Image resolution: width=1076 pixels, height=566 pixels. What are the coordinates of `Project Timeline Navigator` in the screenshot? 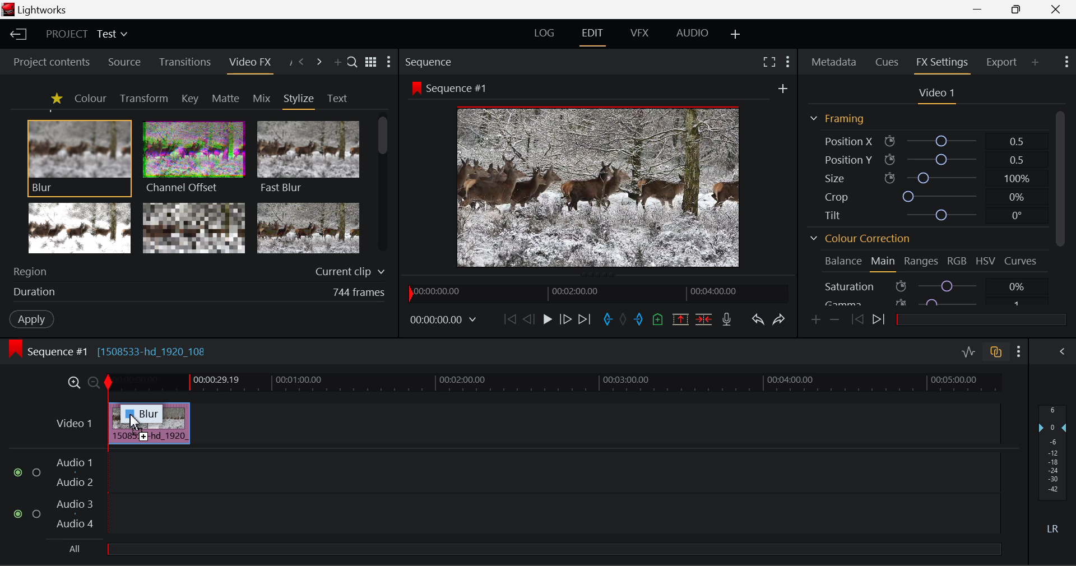 It's located at (595, 293).